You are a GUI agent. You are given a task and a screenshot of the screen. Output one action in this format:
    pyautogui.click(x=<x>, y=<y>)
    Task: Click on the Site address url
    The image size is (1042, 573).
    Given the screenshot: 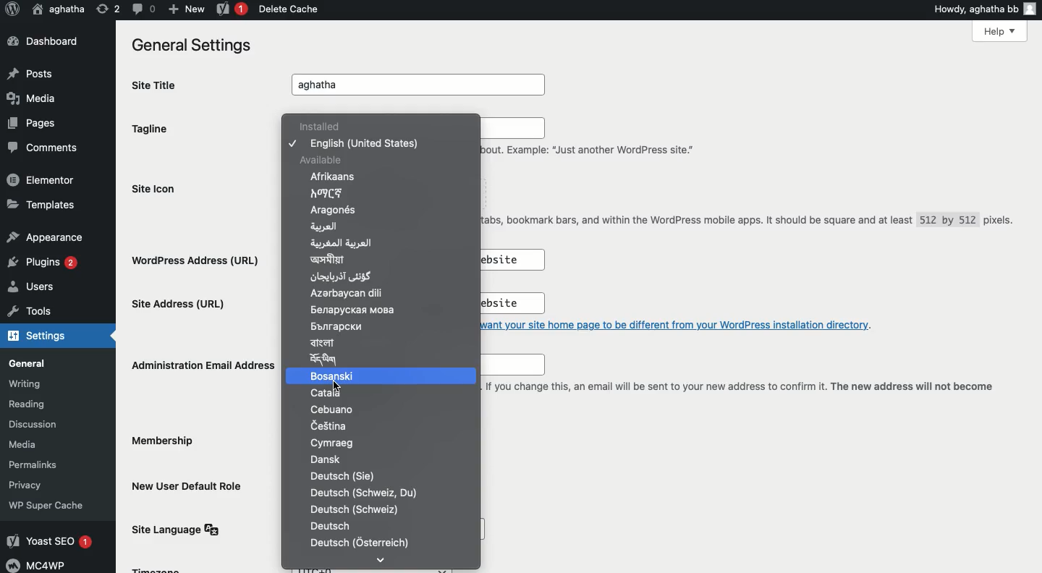 What is the action you would take?
    pyautogui.click(x=182, y=306)
    